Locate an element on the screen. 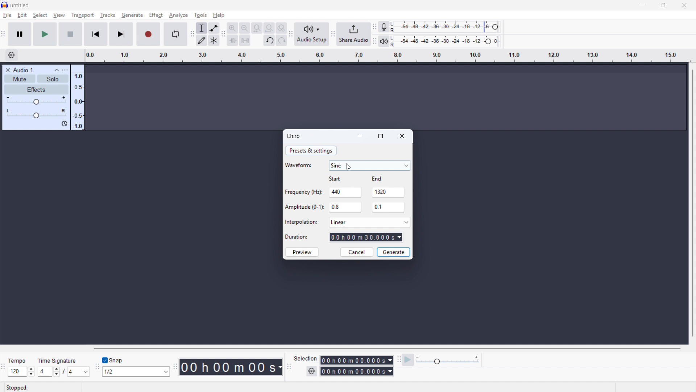  Waveform is located at coordinates (298, 165).